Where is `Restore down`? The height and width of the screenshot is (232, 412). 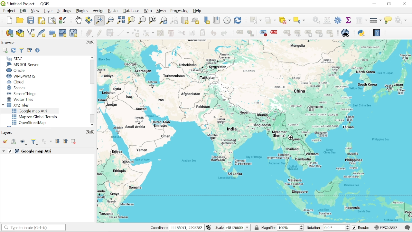 Restore down is located at coordinates (87, 42).